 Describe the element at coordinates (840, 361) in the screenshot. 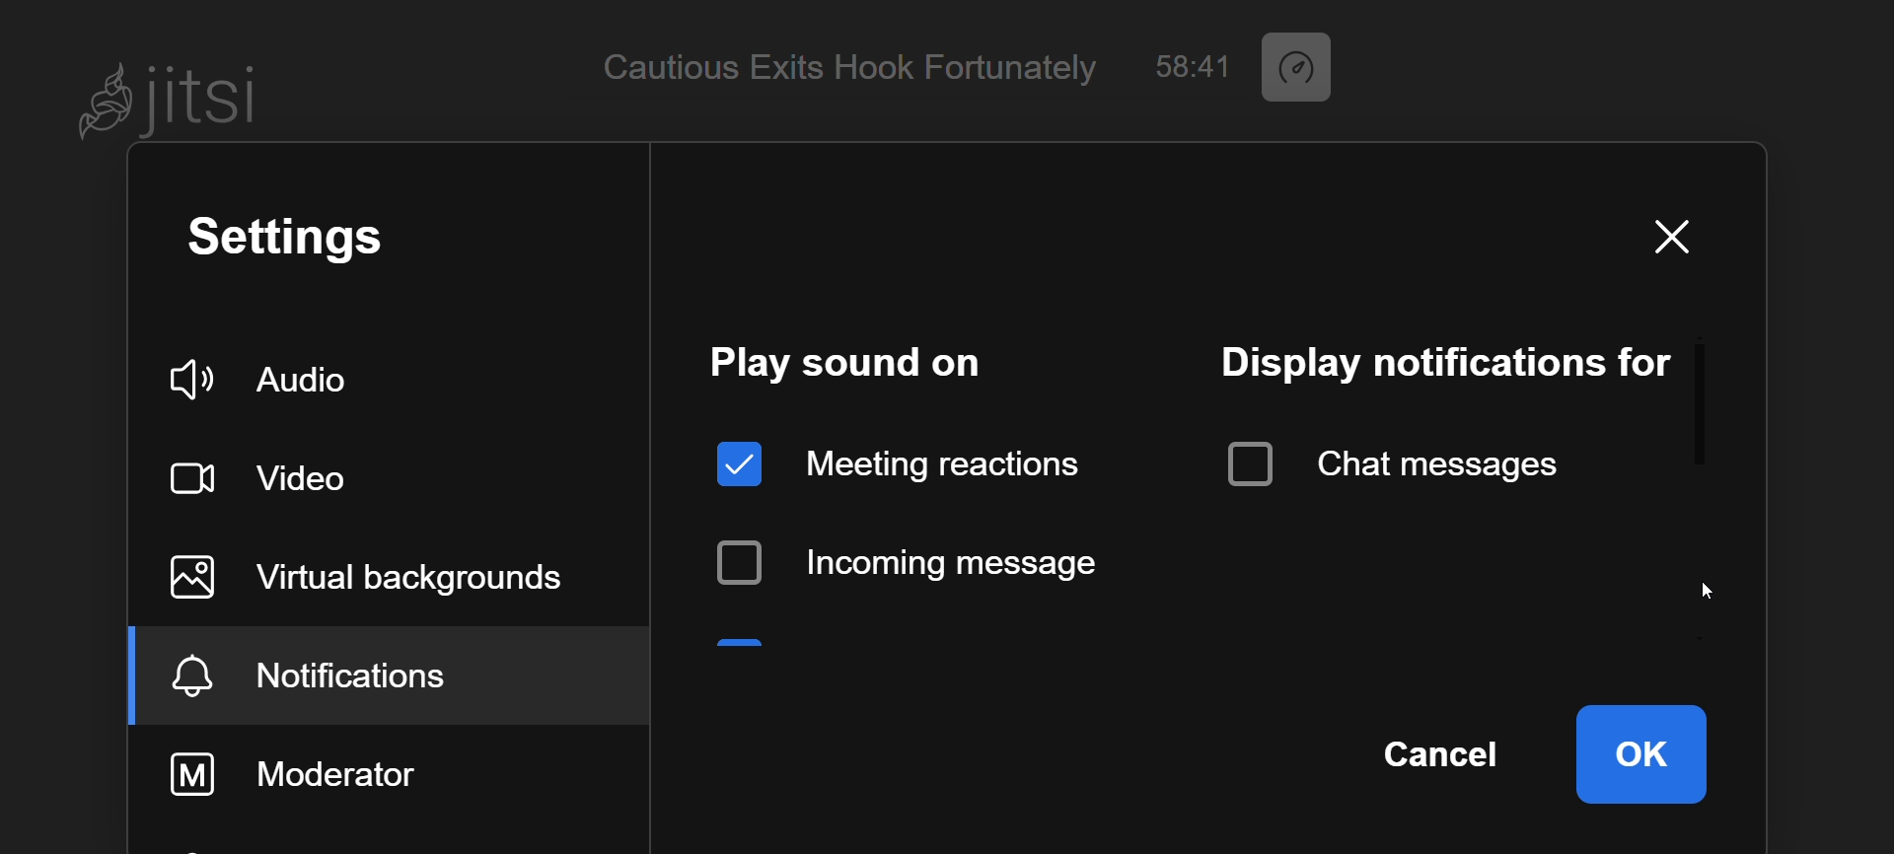

I see `play sound on` at that location.